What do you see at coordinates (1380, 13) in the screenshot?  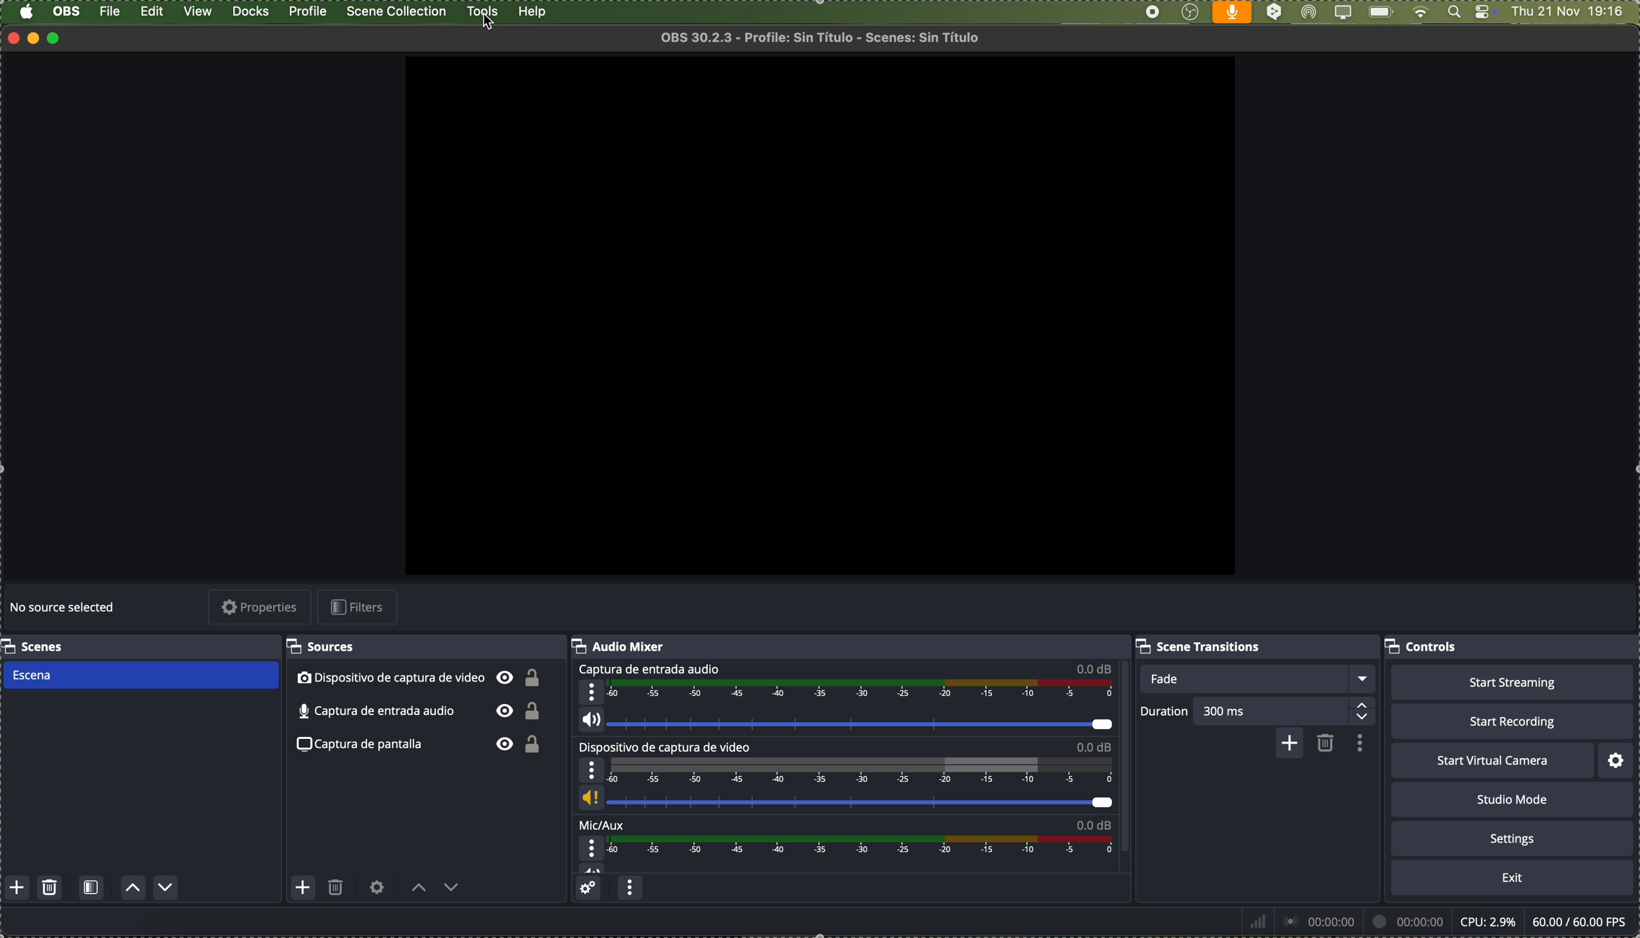 I see `battery` at bounding box center [1380, 13].